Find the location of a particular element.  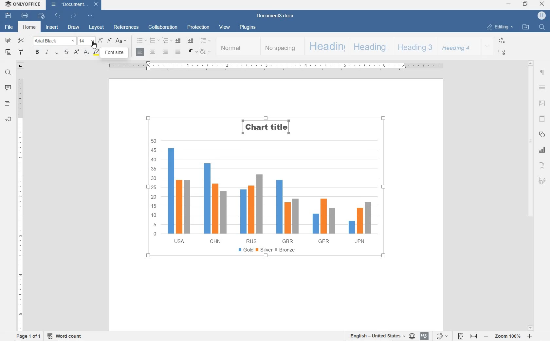

HP is located at coordinates (541, 15).